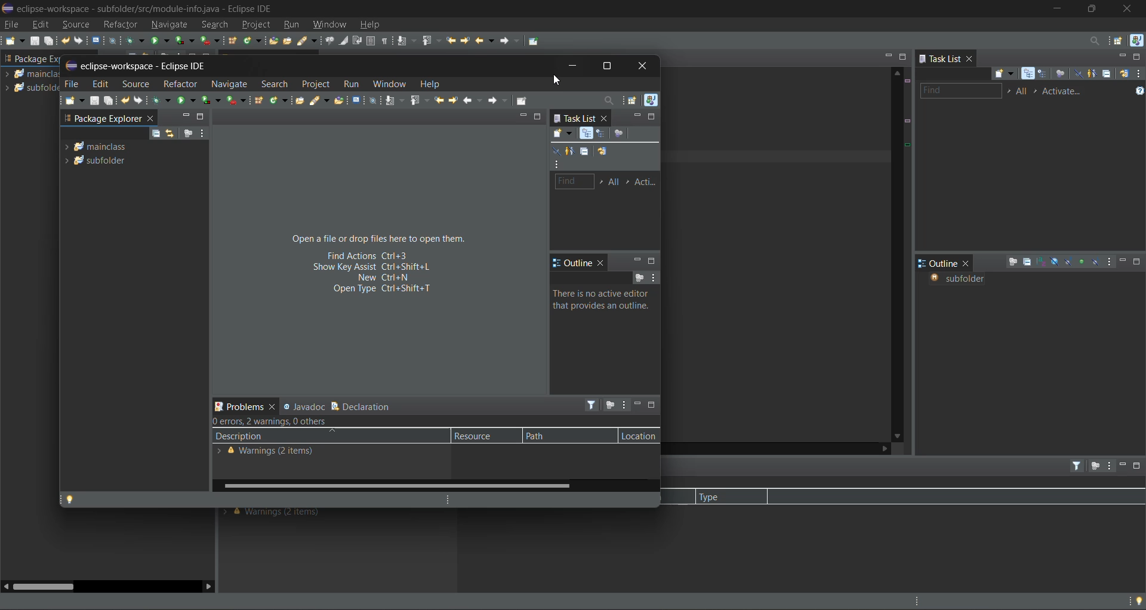  What do you see at coordinates (1108, 73) in the screenshot?
I see `collapse all` at bounding box center [1108, 73].